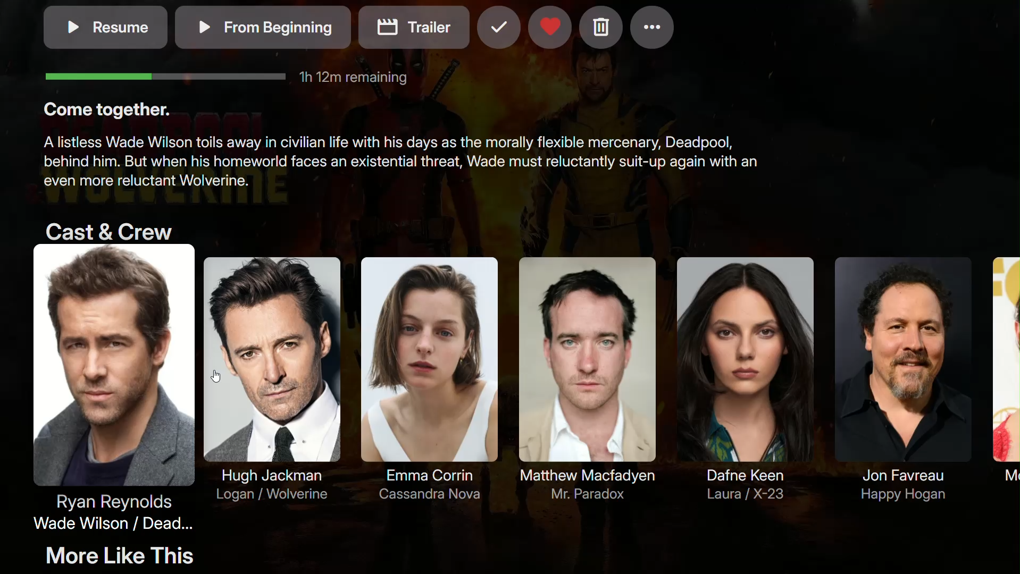  I want to click on Mark as seen, so click(497, 30).